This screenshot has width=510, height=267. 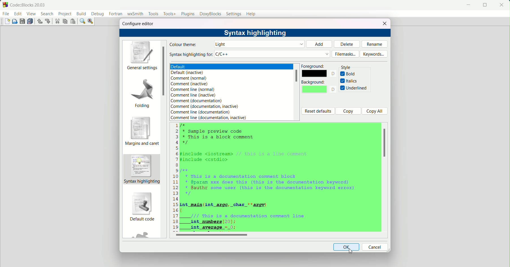 I want to click on undo, so click(x=39, y=21).